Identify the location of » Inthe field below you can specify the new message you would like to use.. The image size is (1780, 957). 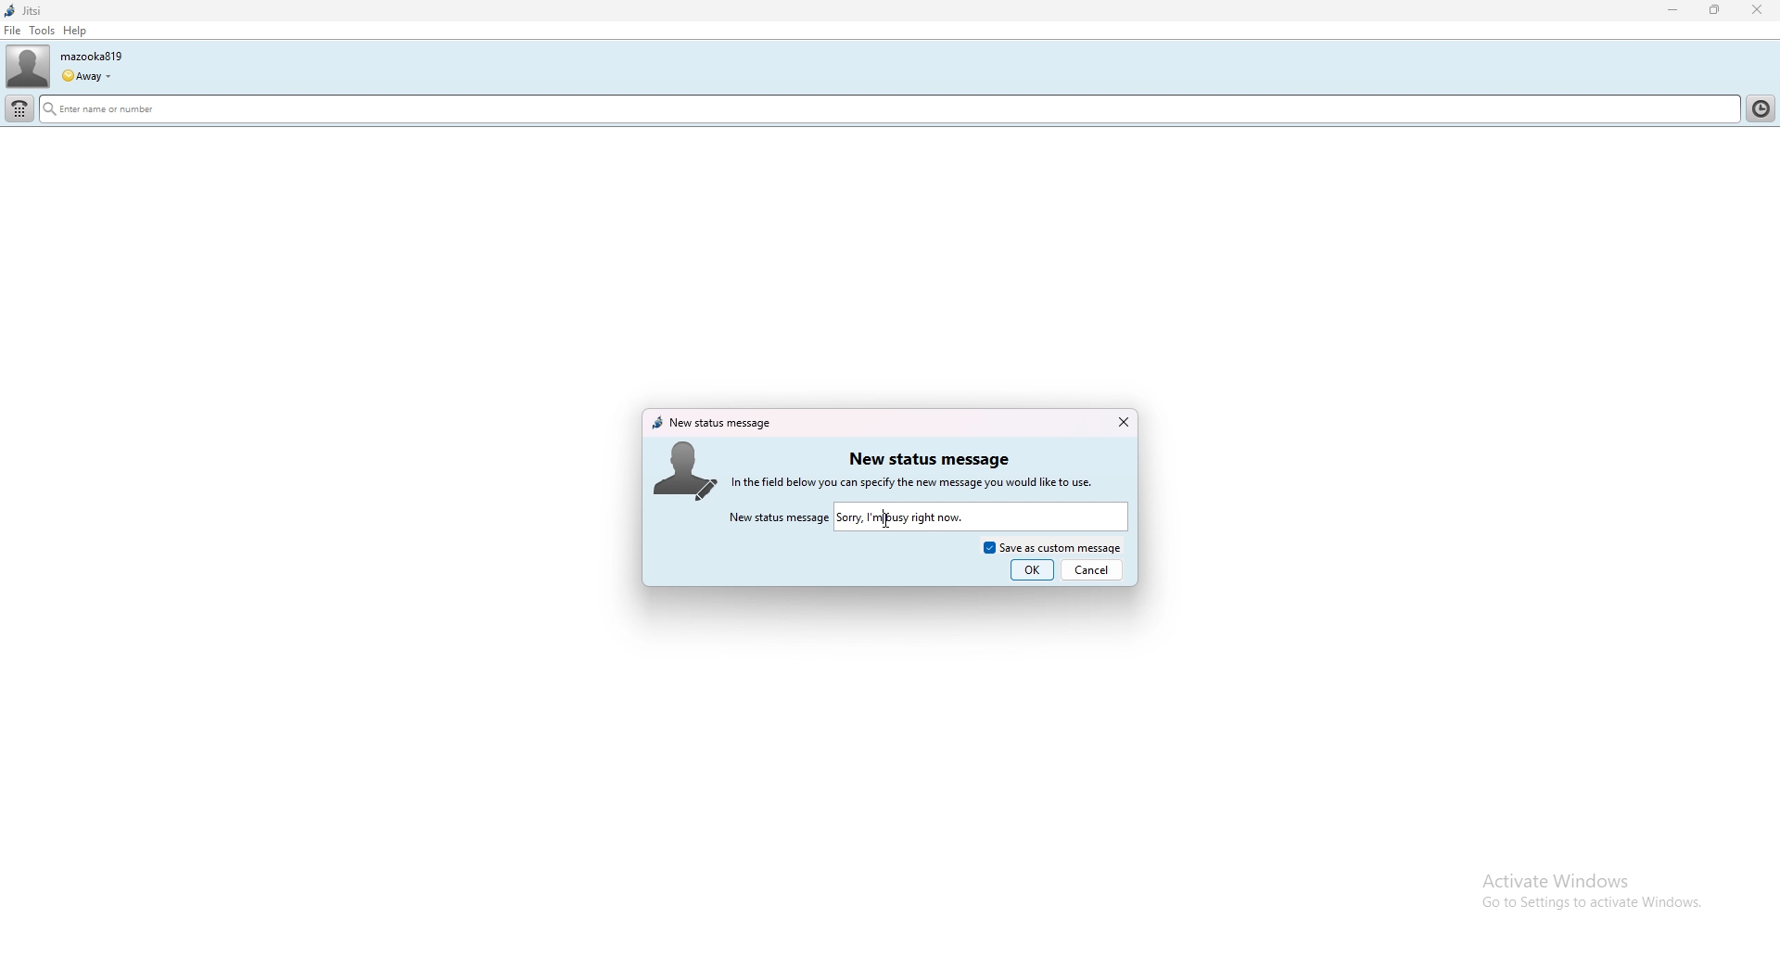
(931, 482).